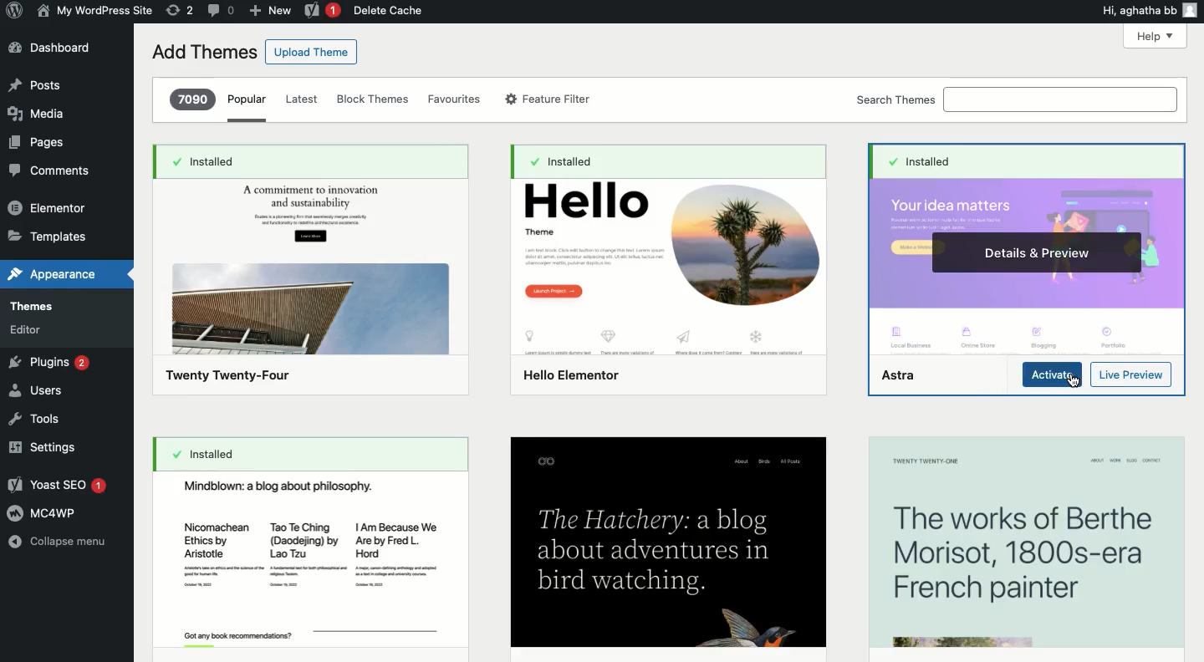 This screenshot has height=662, width=1204. What do you see at coordinates (36, 84) in the screenshot?
I see `Post` at bounding box center [36, 84].